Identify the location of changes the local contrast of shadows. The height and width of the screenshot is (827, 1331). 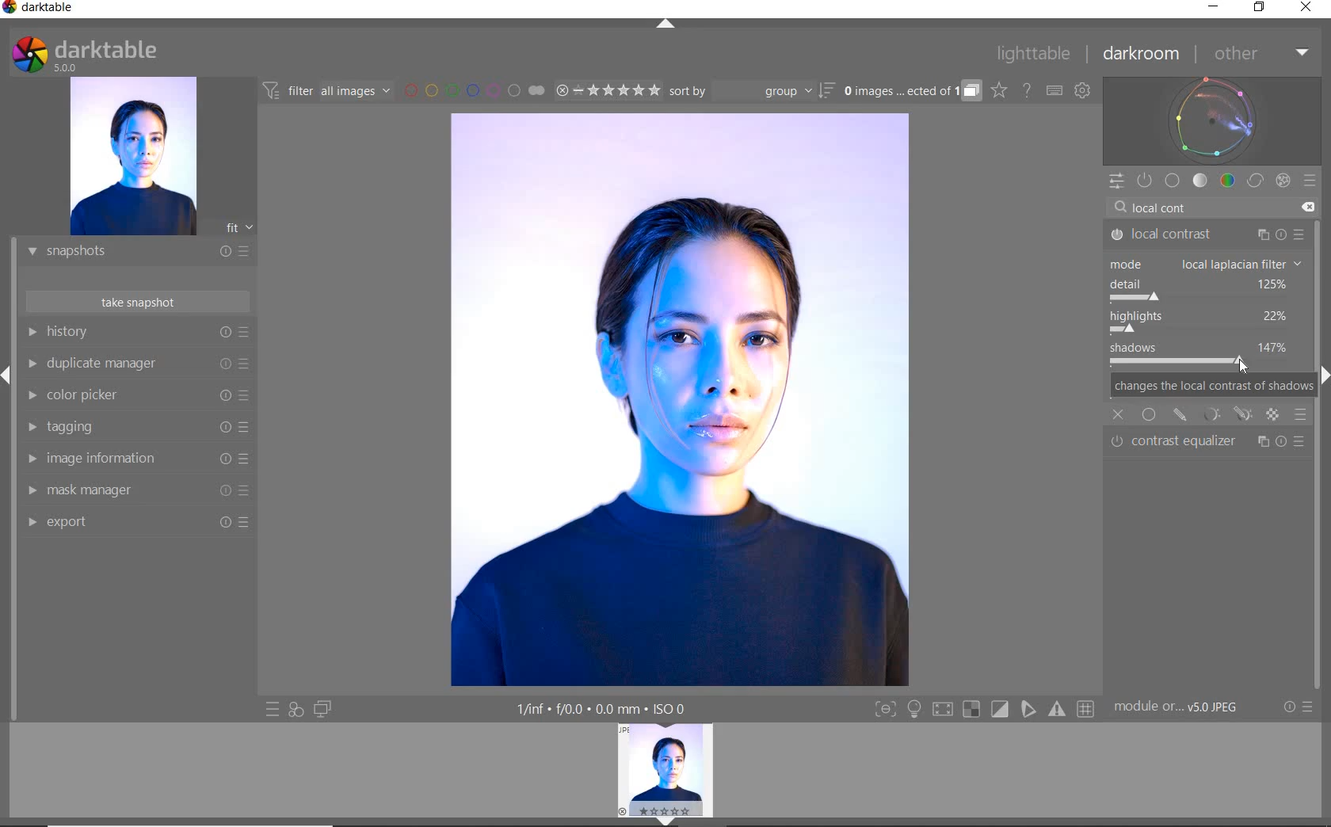
(1208, 387).